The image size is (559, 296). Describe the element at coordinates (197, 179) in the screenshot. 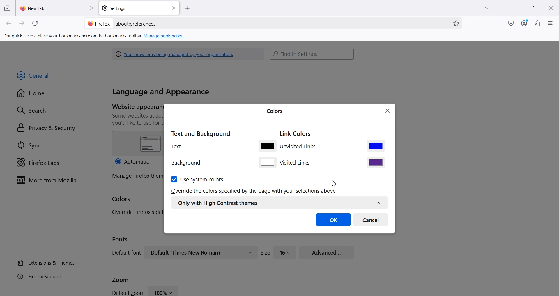

I see `Use system colors` at that location.